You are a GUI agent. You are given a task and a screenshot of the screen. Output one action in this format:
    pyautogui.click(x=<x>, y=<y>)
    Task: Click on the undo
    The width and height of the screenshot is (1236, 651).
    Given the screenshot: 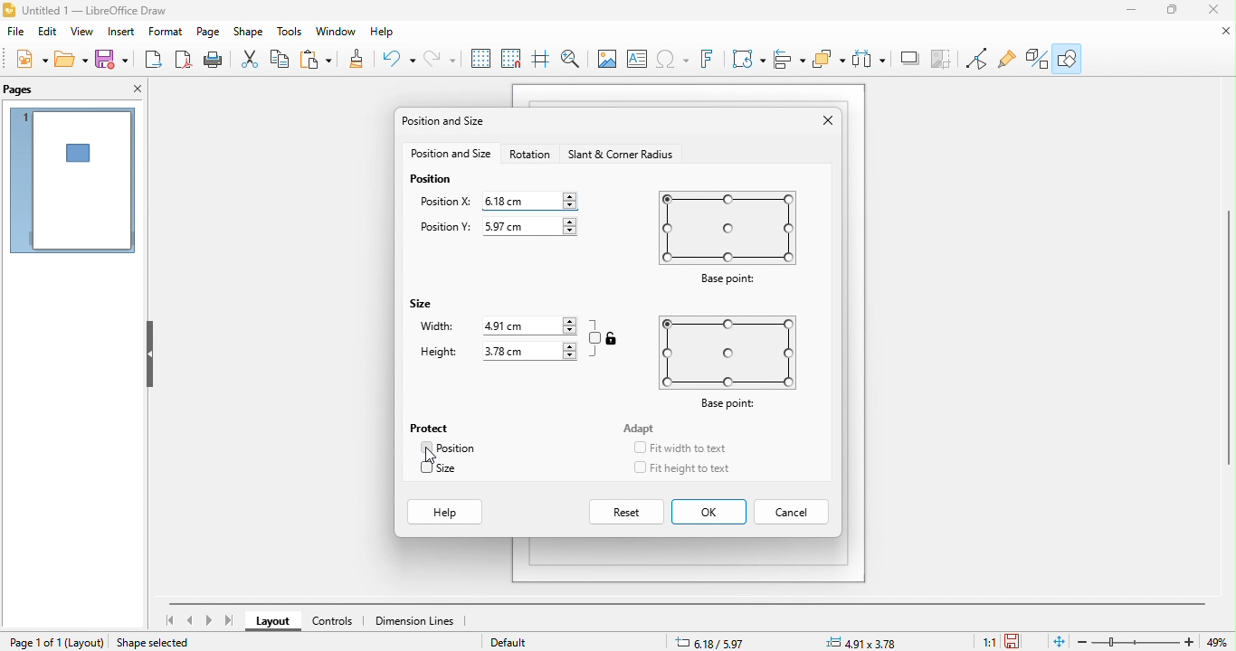 What is the action you would take?
    pyautogui.click(x=401, y=60)
    